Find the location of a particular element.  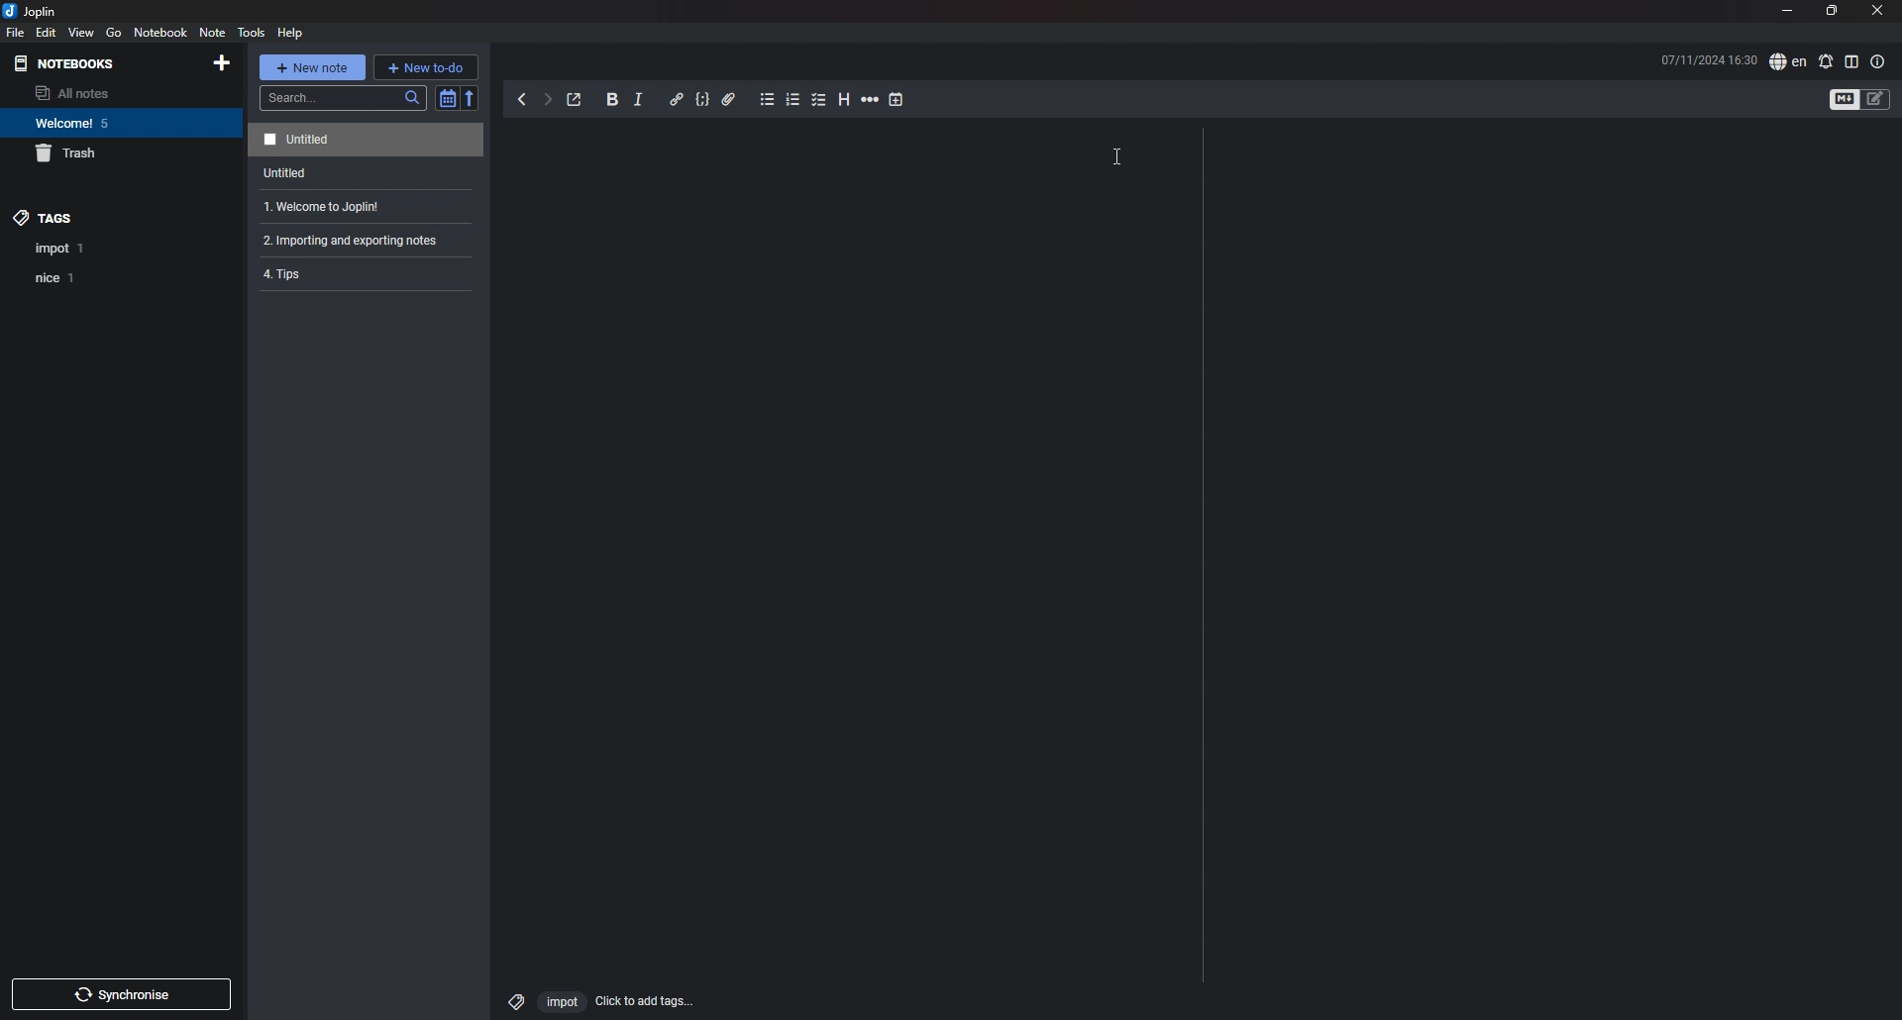

cursor is located at coordinates (1114, 158).